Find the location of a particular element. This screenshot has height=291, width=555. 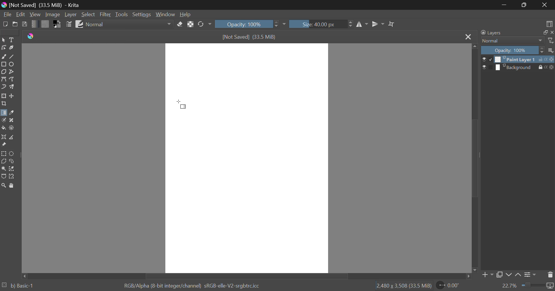

Rectangle is located at coordinates (3, 64).